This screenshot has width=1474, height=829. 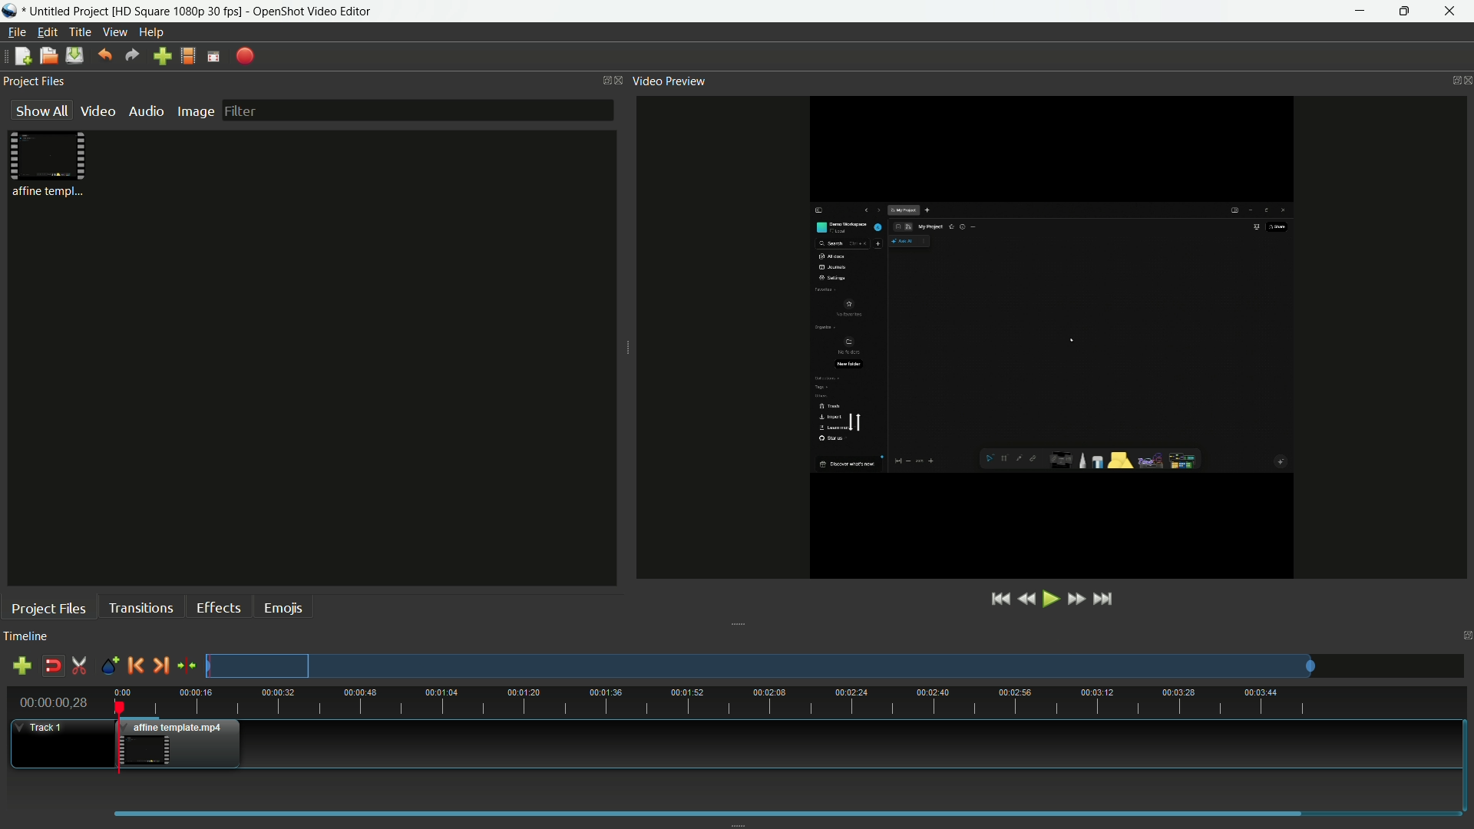 What do you see at coordinates (74, 55) in the screenshot?
I see `save file` at bounding box center [74, 55].